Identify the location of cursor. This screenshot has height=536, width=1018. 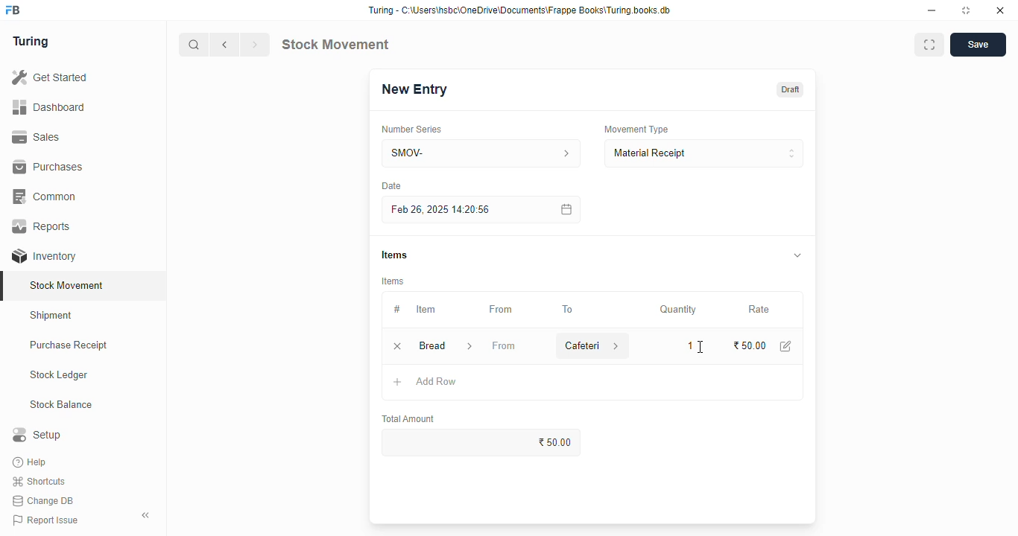
(700, 347).